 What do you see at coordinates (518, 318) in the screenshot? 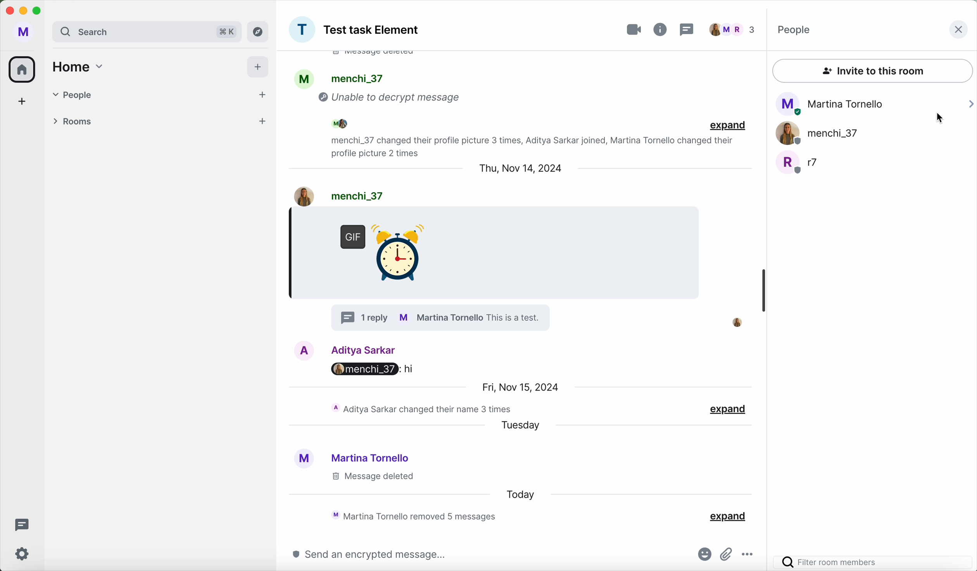
I see `text` at bounding box center [518, 318].